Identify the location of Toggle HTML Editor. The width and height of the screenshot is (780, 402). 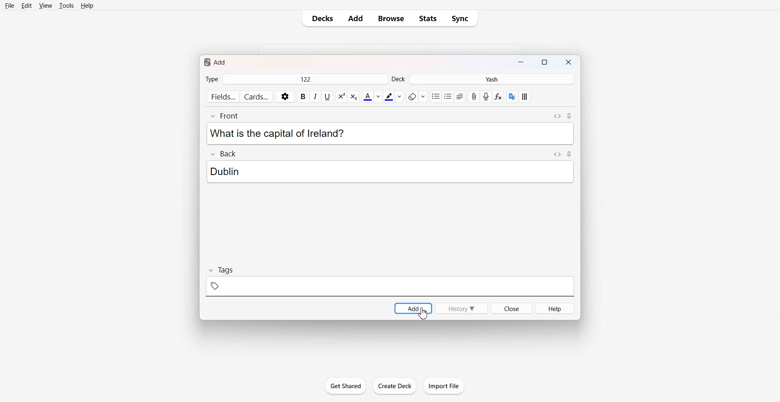
(557, 116).